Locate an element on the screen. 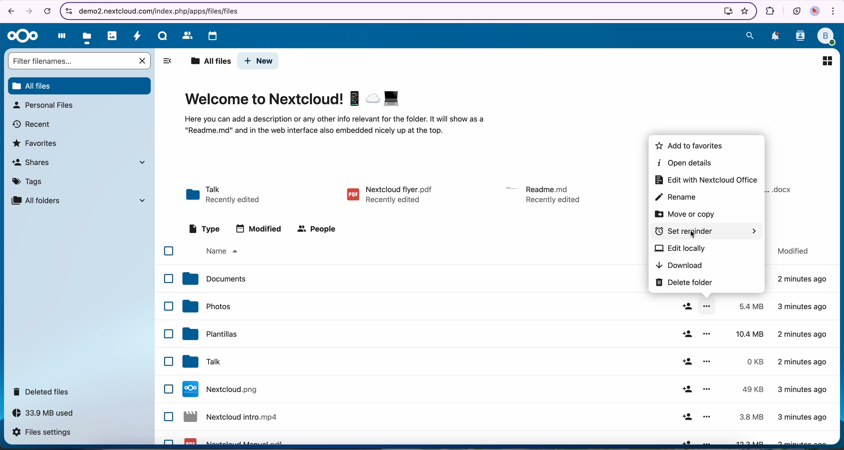  icon view is located at coordinates (827, 61).